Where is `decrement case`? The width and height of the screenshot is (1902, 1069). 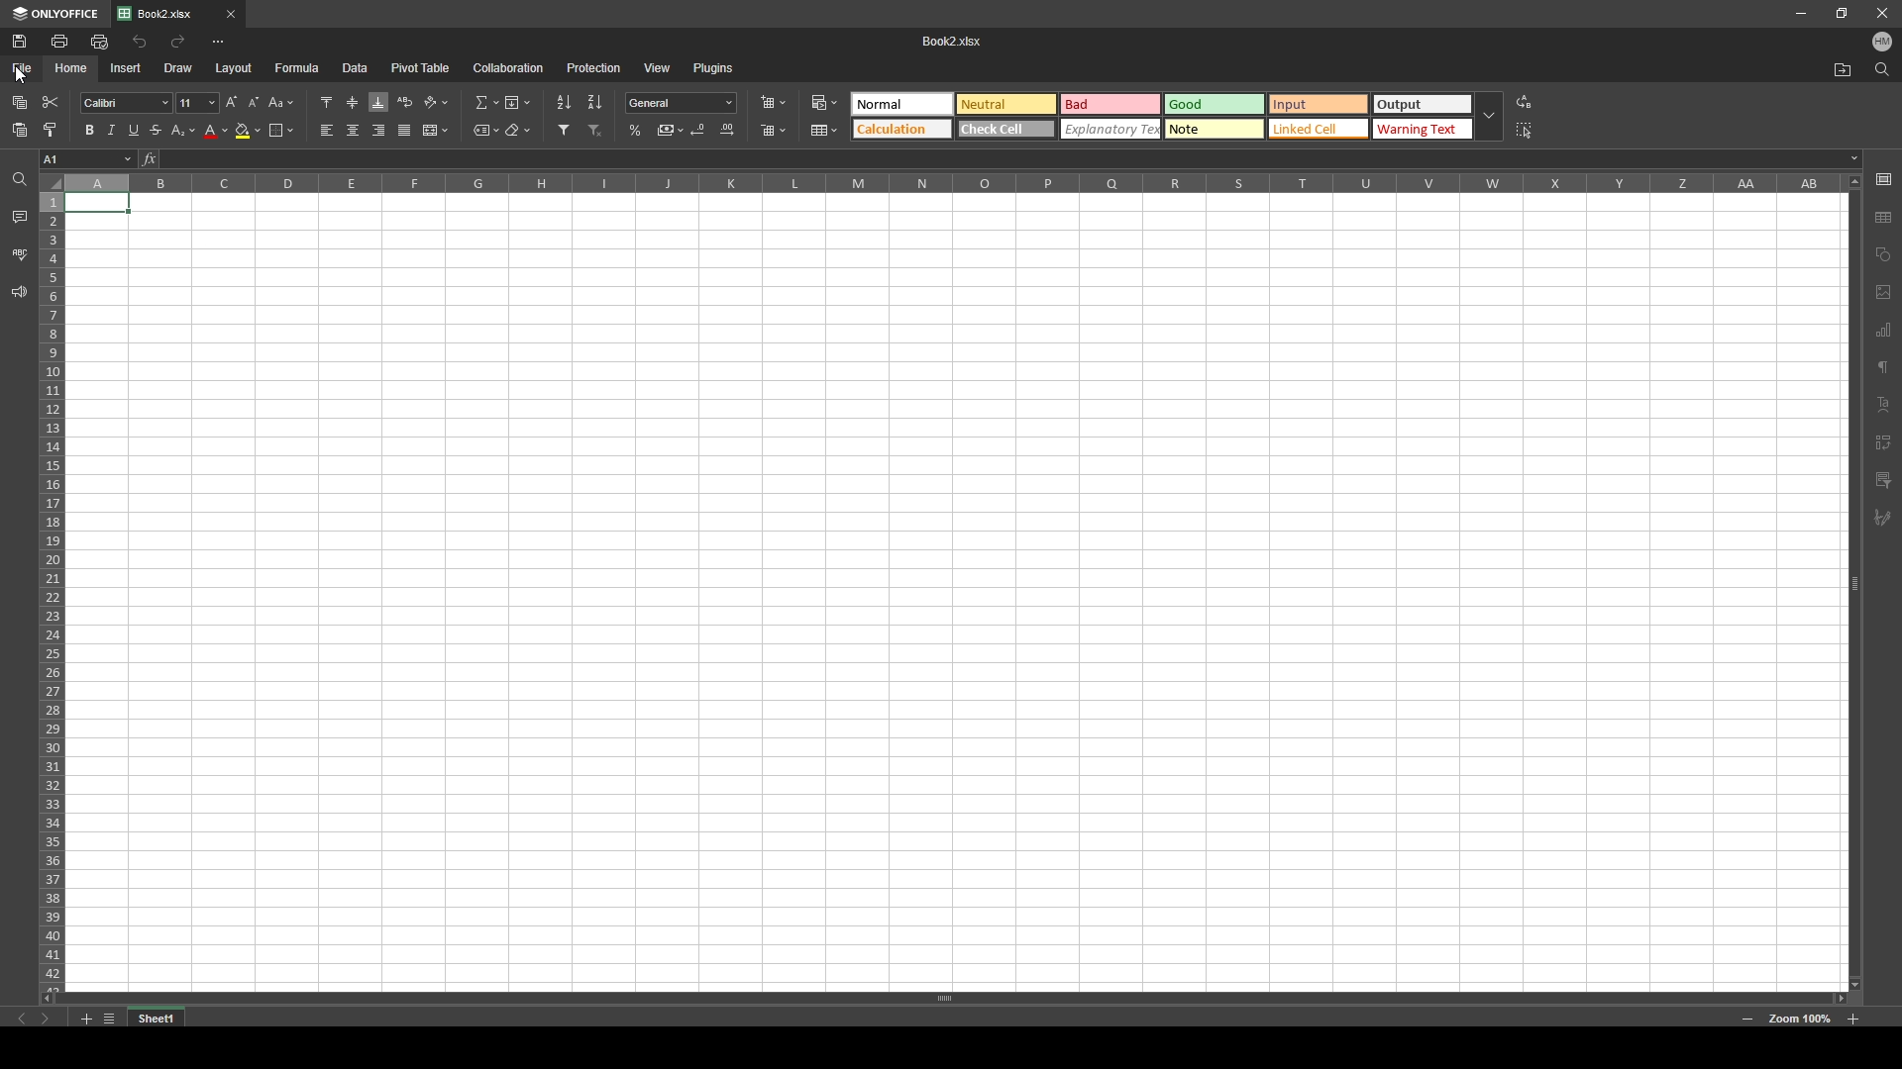 decrement case is located at coordinates (255, 103).